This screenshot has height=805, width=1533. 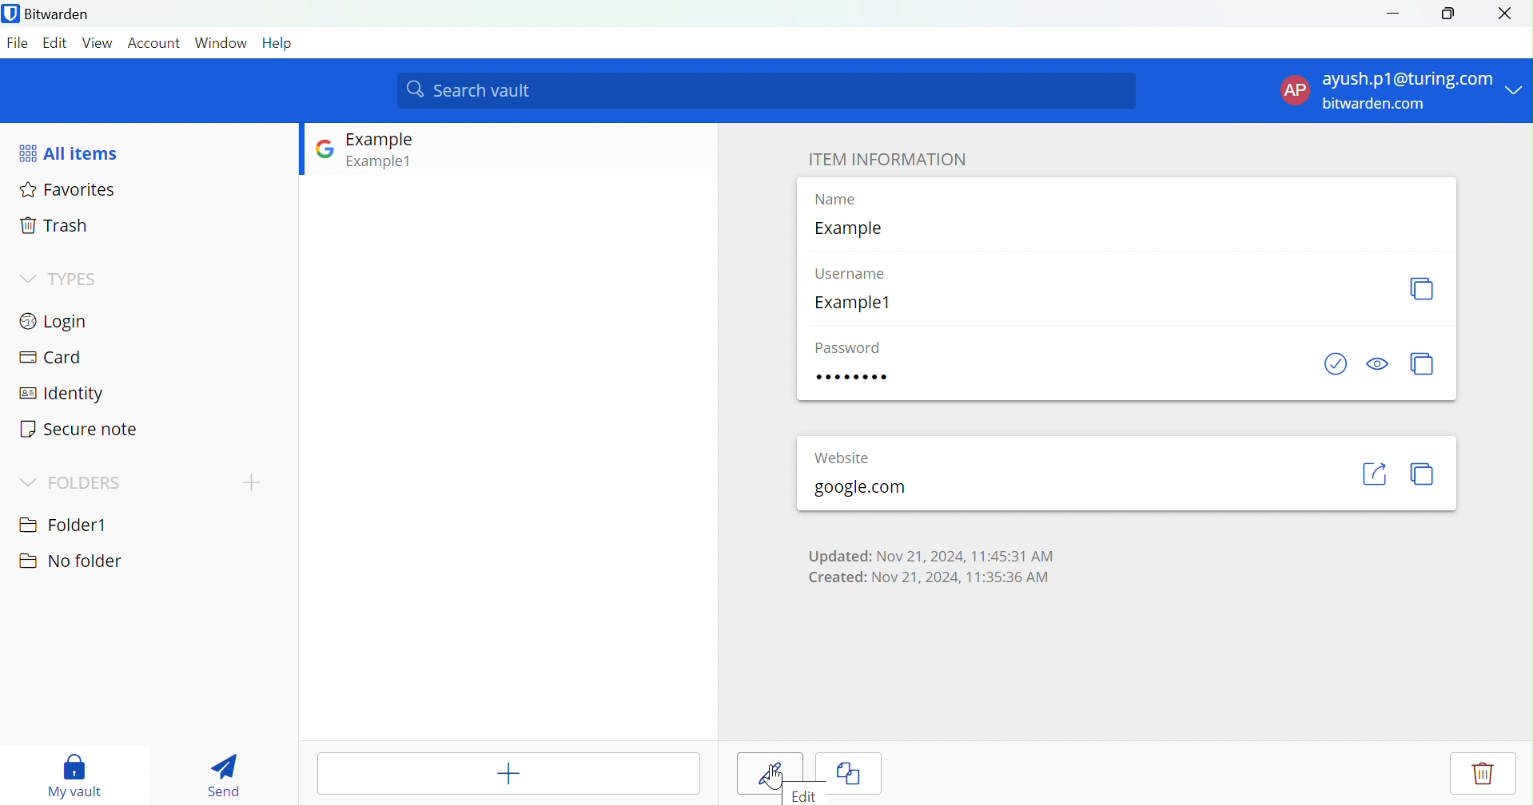 I want to click on Drop Down, so click(x=26, y=277).